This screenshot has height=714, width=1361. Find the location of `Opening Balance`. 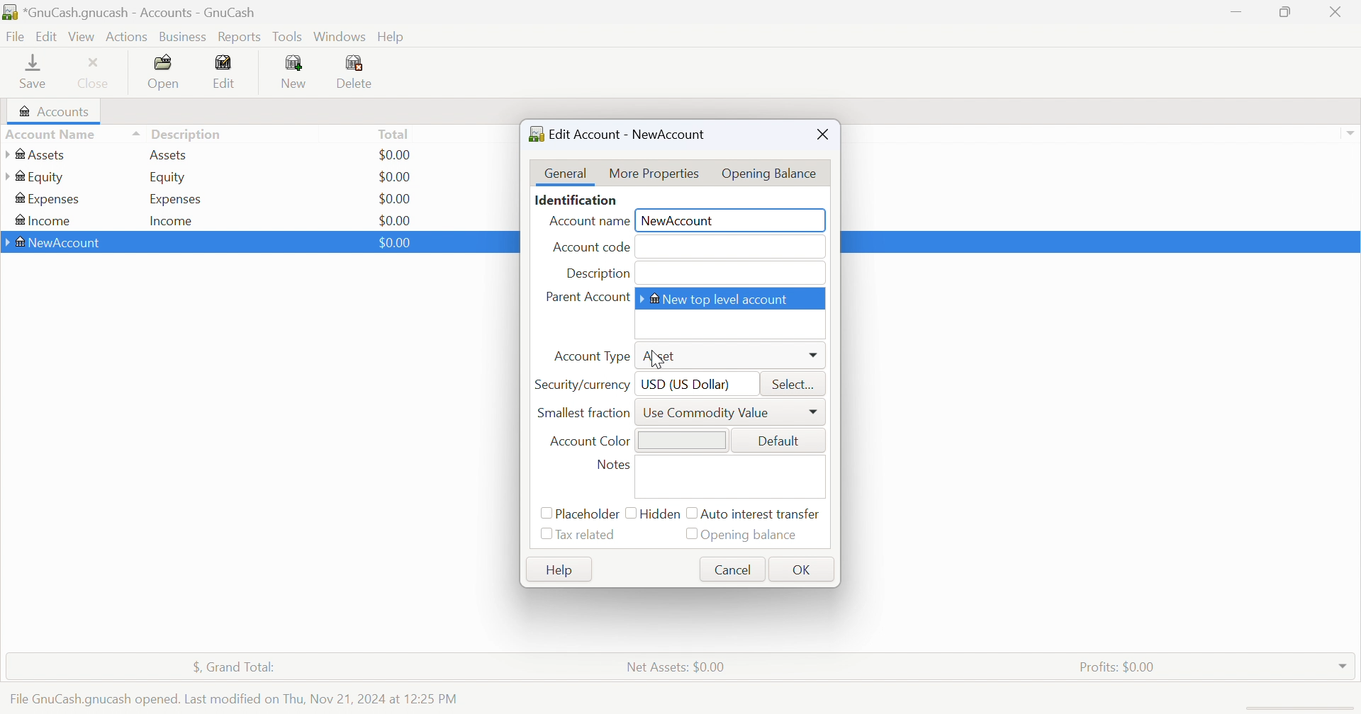

Opening Balance is located at coordinates (755, 535).